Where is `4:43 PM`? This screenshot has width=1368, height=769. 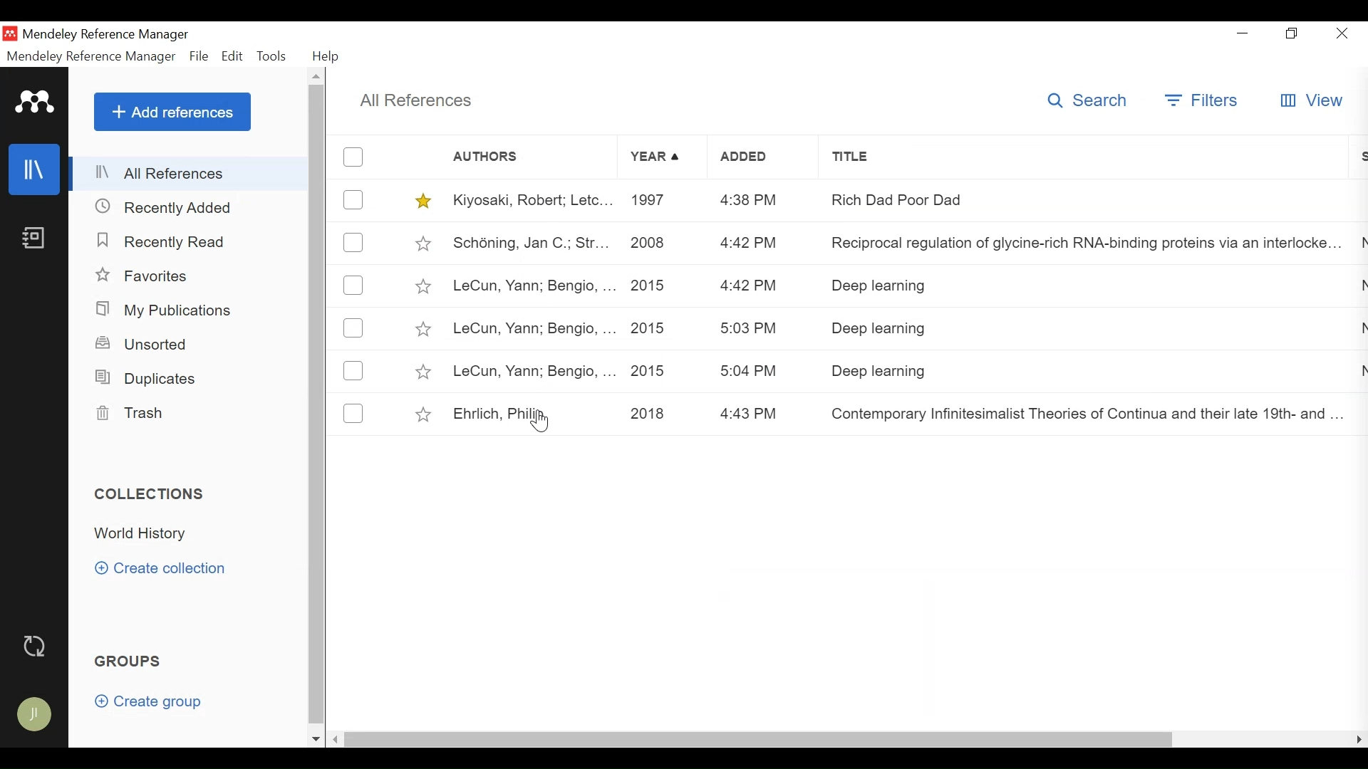 4:43 PM is located at coordinates (754, 412).